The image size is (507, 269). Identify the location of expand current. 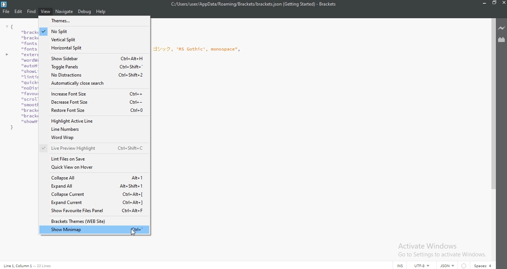
(95, 201).